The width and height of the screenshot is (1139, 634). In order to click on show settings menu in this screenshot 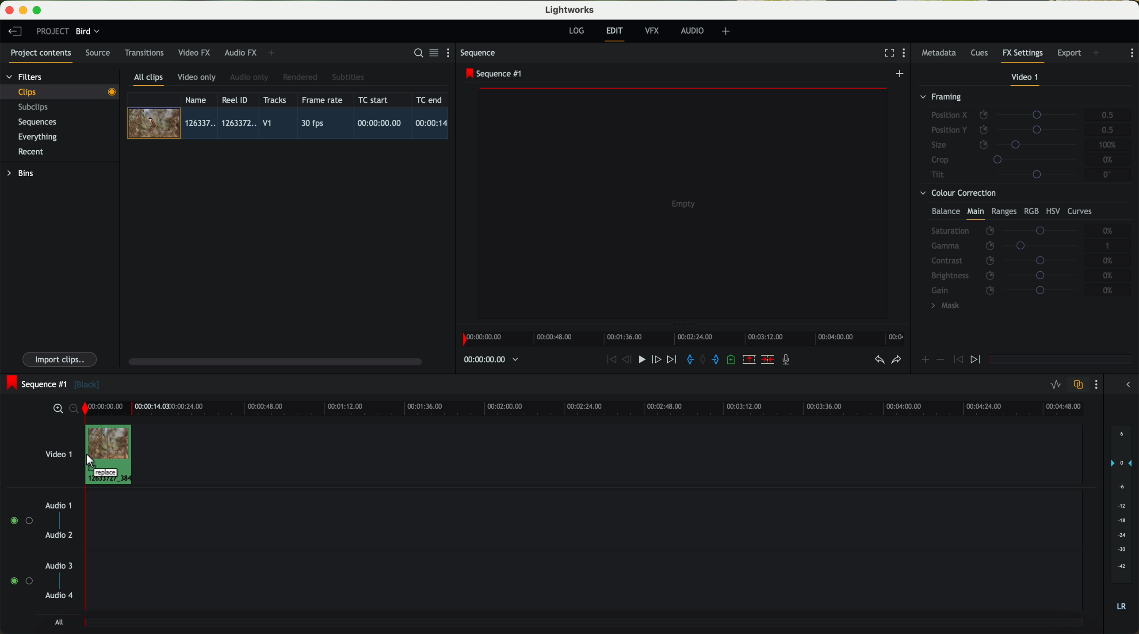, I will do `click(906, 54)`.